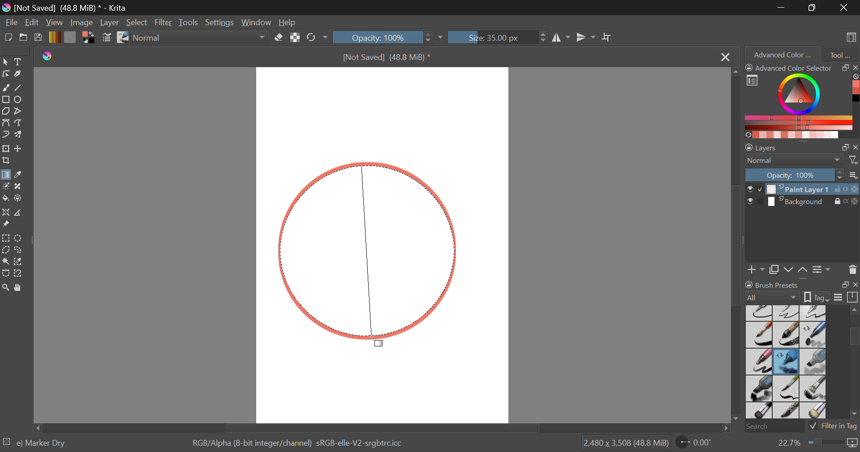  What do you see at coordinates (850, 36) in the screenshot?
I see `Choose Workspace` at bounding box center [850, 36].